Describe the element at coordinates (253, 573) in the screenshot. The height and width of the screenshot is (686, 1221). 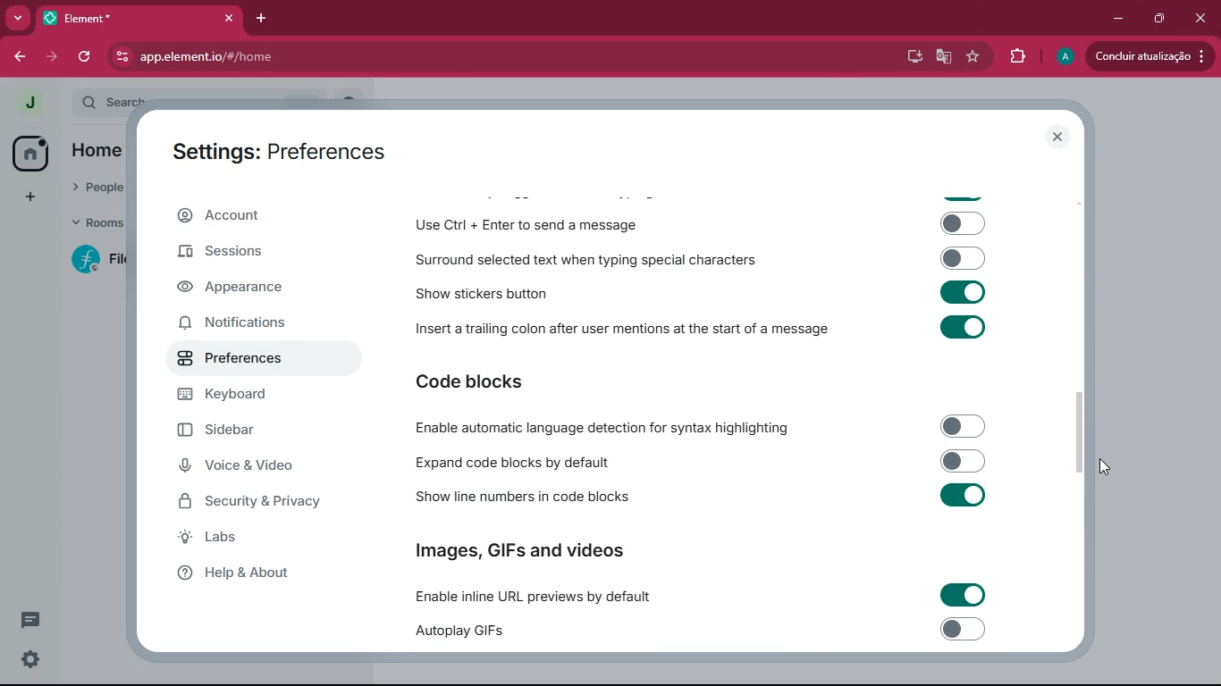
I see `help ` at that location.